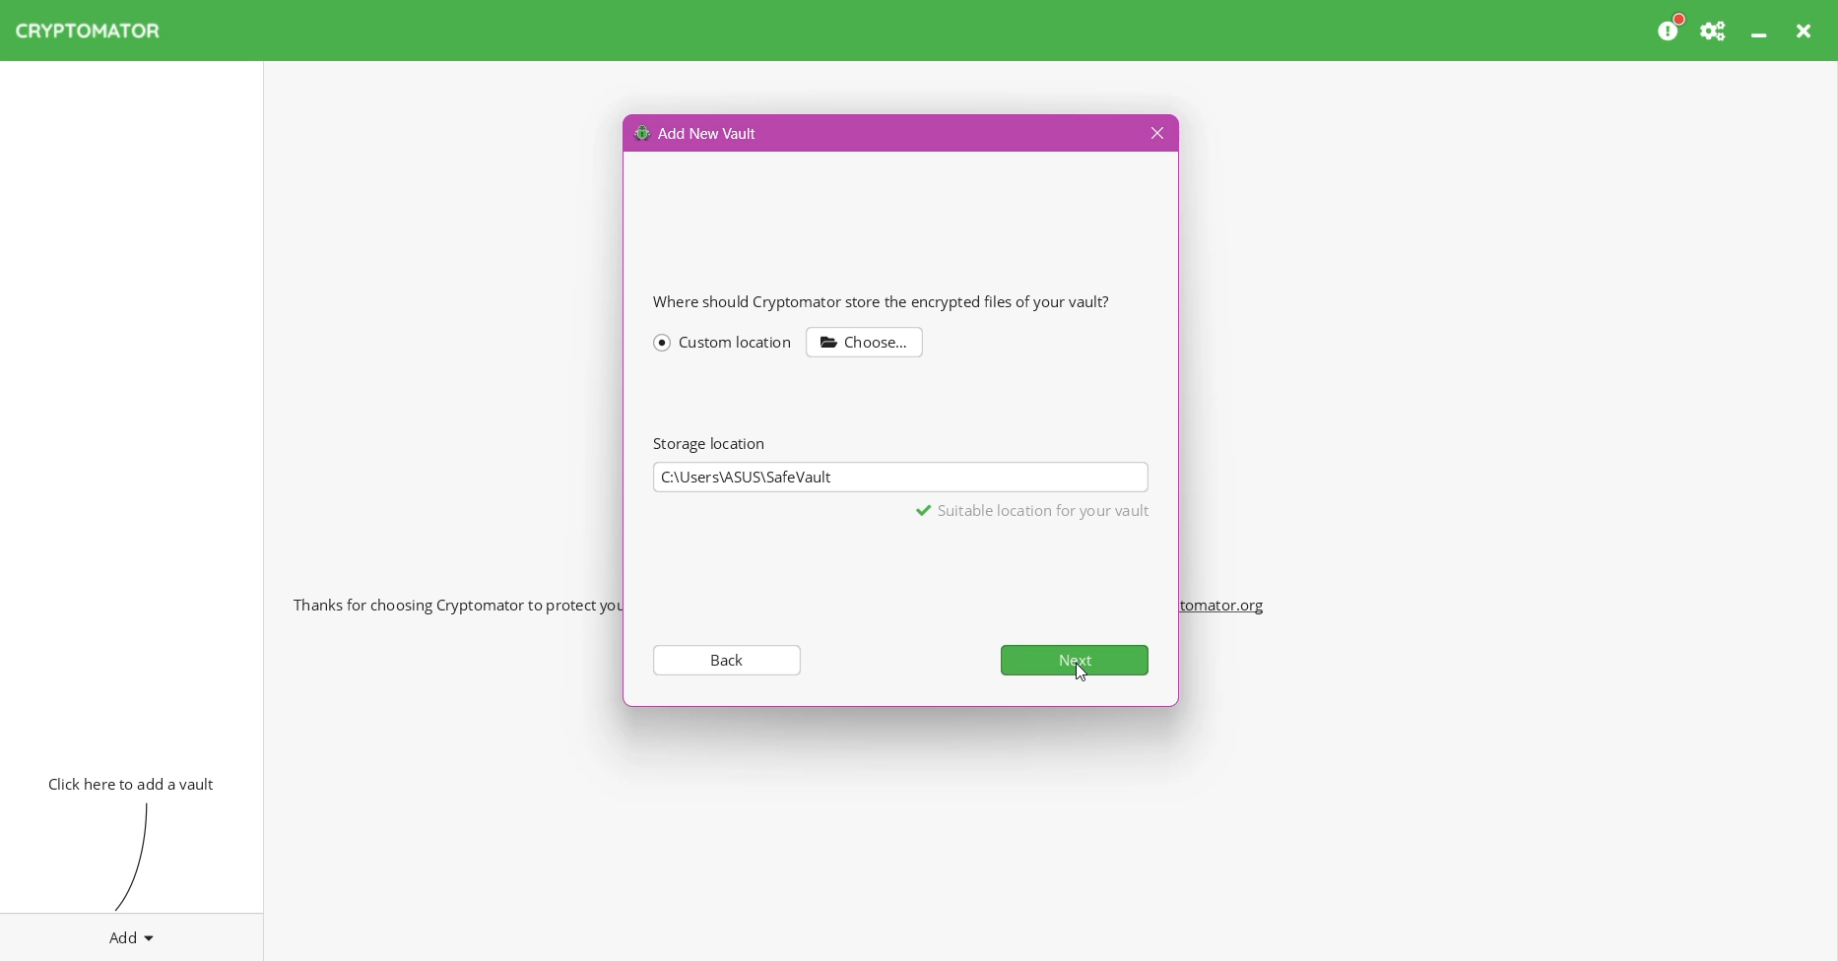  I want to click on Back, so click(725, 659).